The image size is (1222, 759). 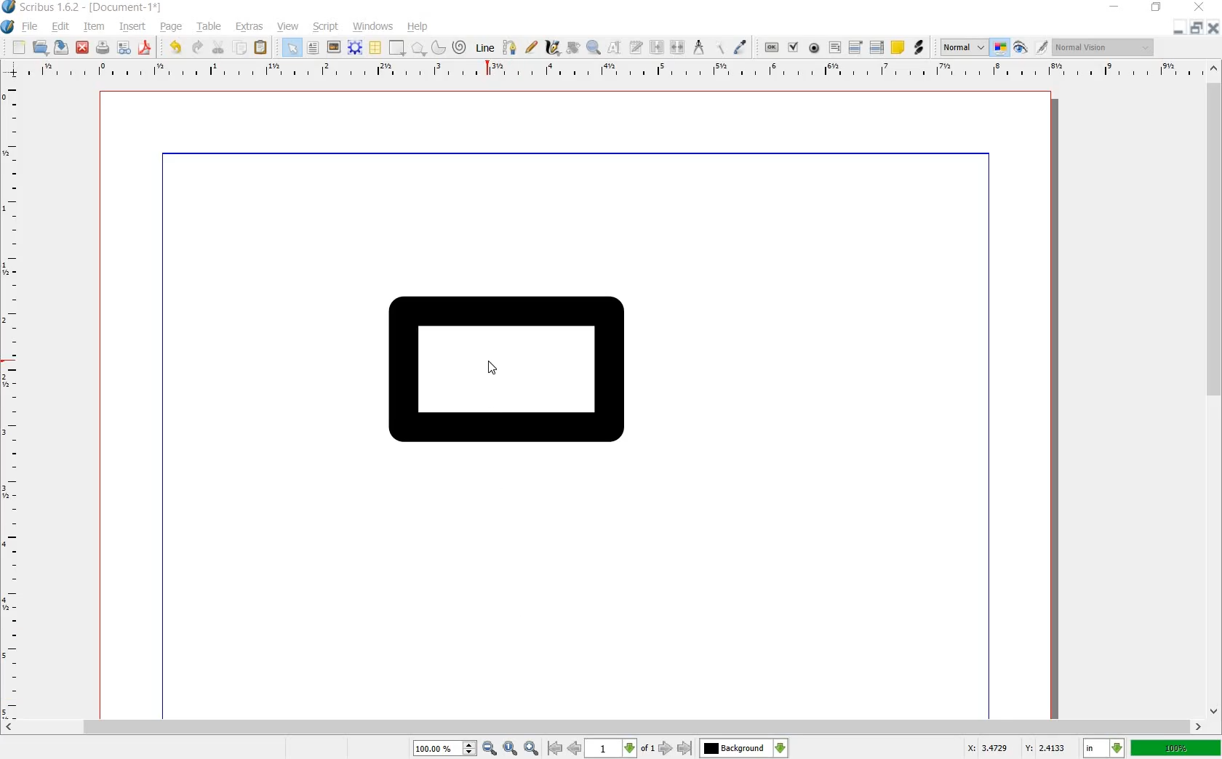 What do you see at coordinates (699, 47) in the screenshot?
I see `measurements` at bounding box center [699, 47].